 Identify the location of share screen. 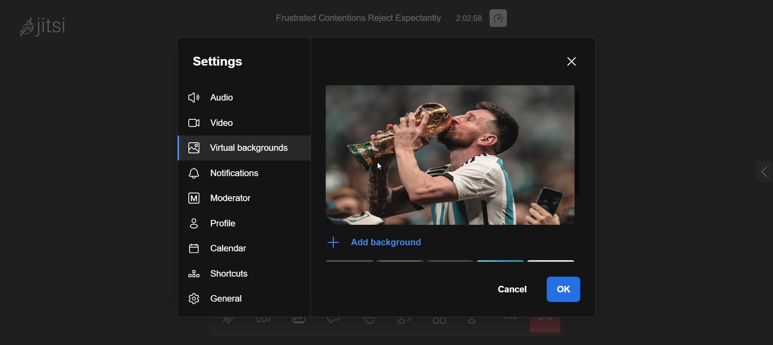
(300, 324).